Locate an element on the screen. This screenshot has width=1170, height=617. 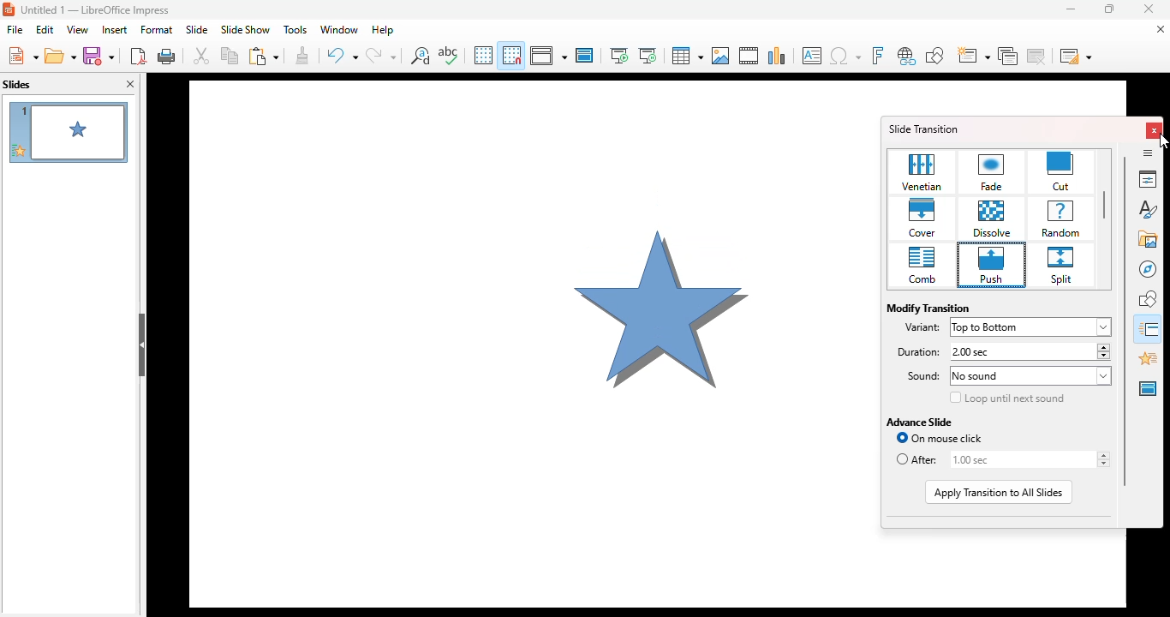
sound: no sound is located at coordinates (1030, 376).